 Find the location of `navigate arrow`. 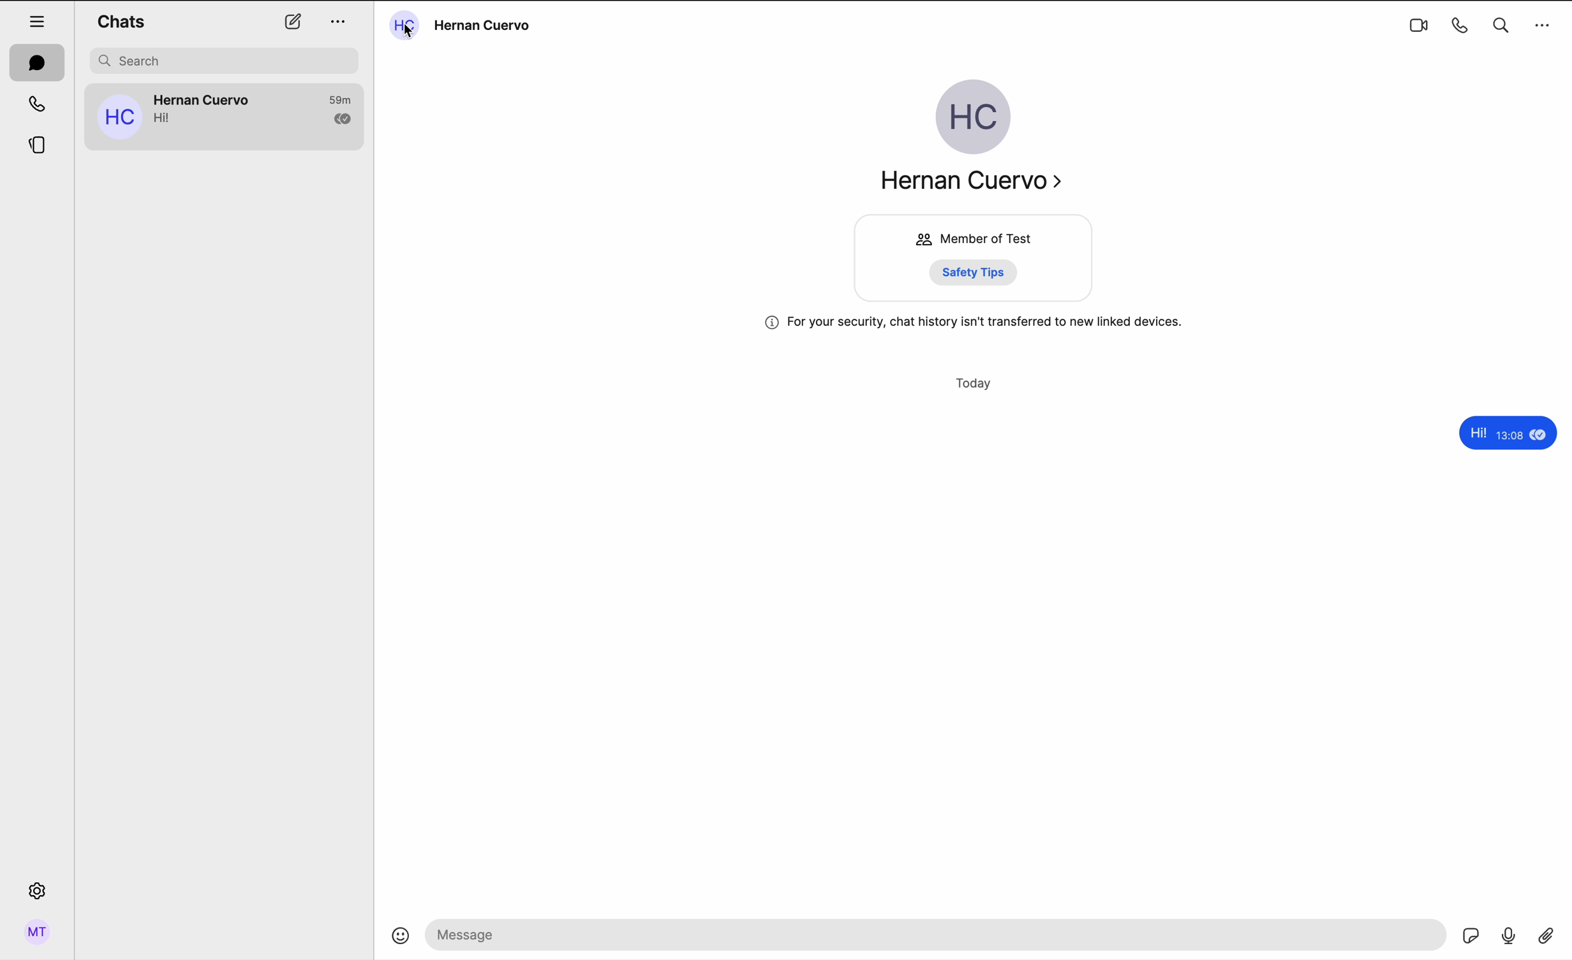

navigate arrow is located at coordinates (1062, 180).